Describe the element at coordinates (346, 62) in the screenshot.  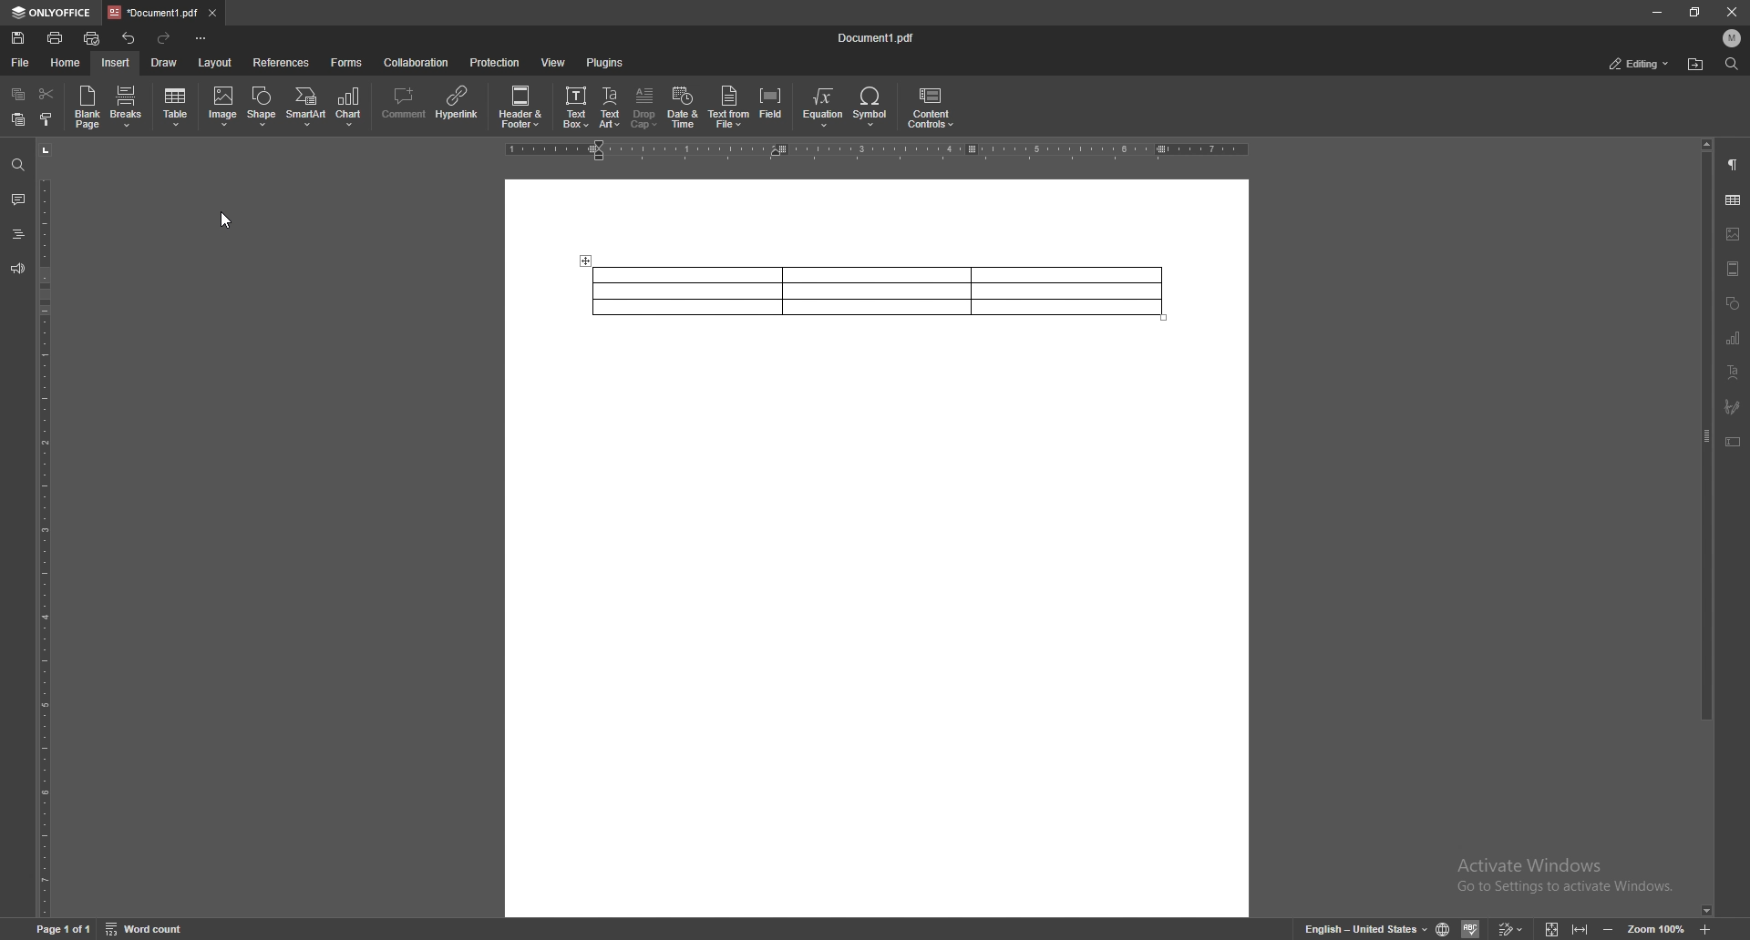
I see `forms` at that location.